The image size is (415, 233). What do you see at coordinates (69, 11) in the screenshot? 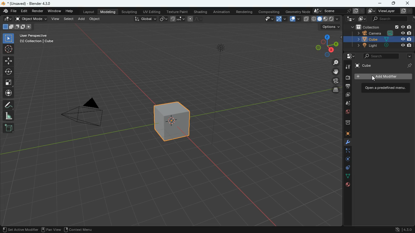
I see `help` at bounding box center [69, 11].